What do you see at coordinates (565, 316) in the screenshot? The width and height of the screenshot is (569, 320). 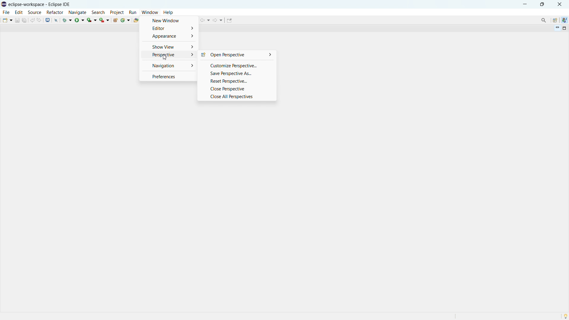 I see `tip of the day` at bounding box center [565, 316].